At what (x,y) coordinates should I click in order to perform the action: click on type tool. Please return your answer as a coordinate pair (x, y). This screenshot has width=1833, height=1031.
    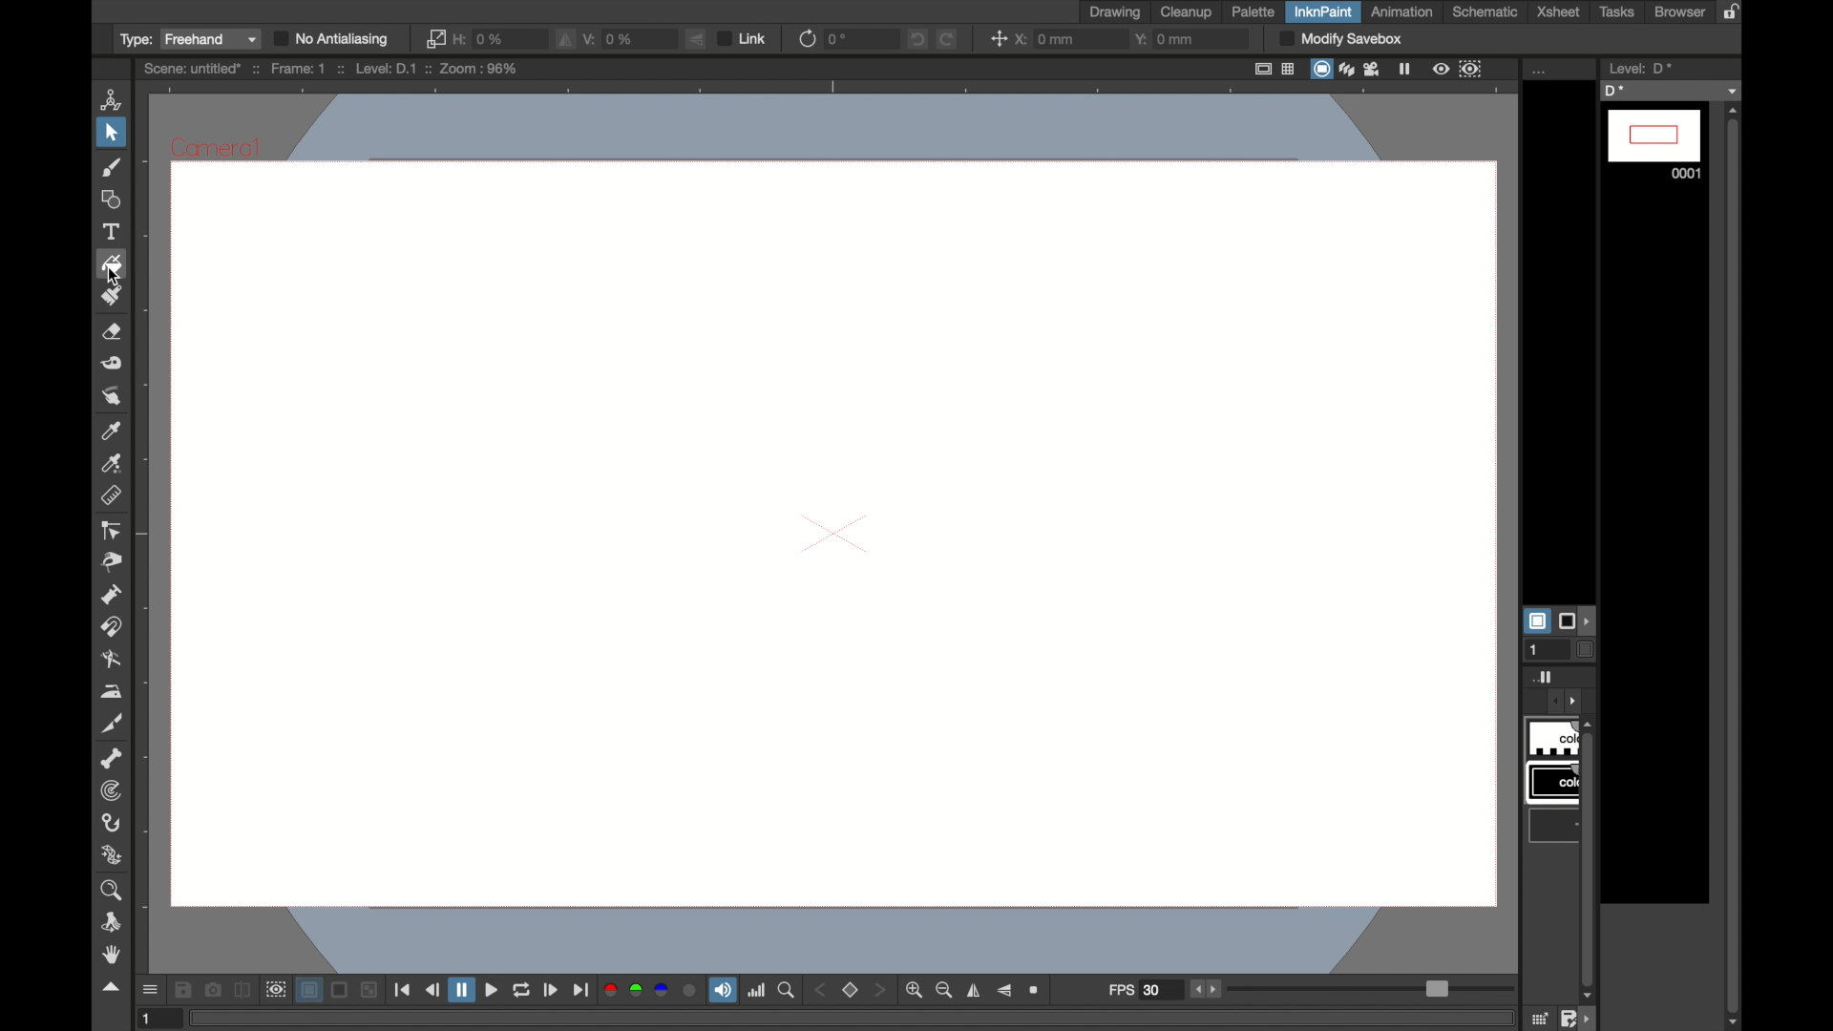
    Looking at the image, I should click on (113, 231).